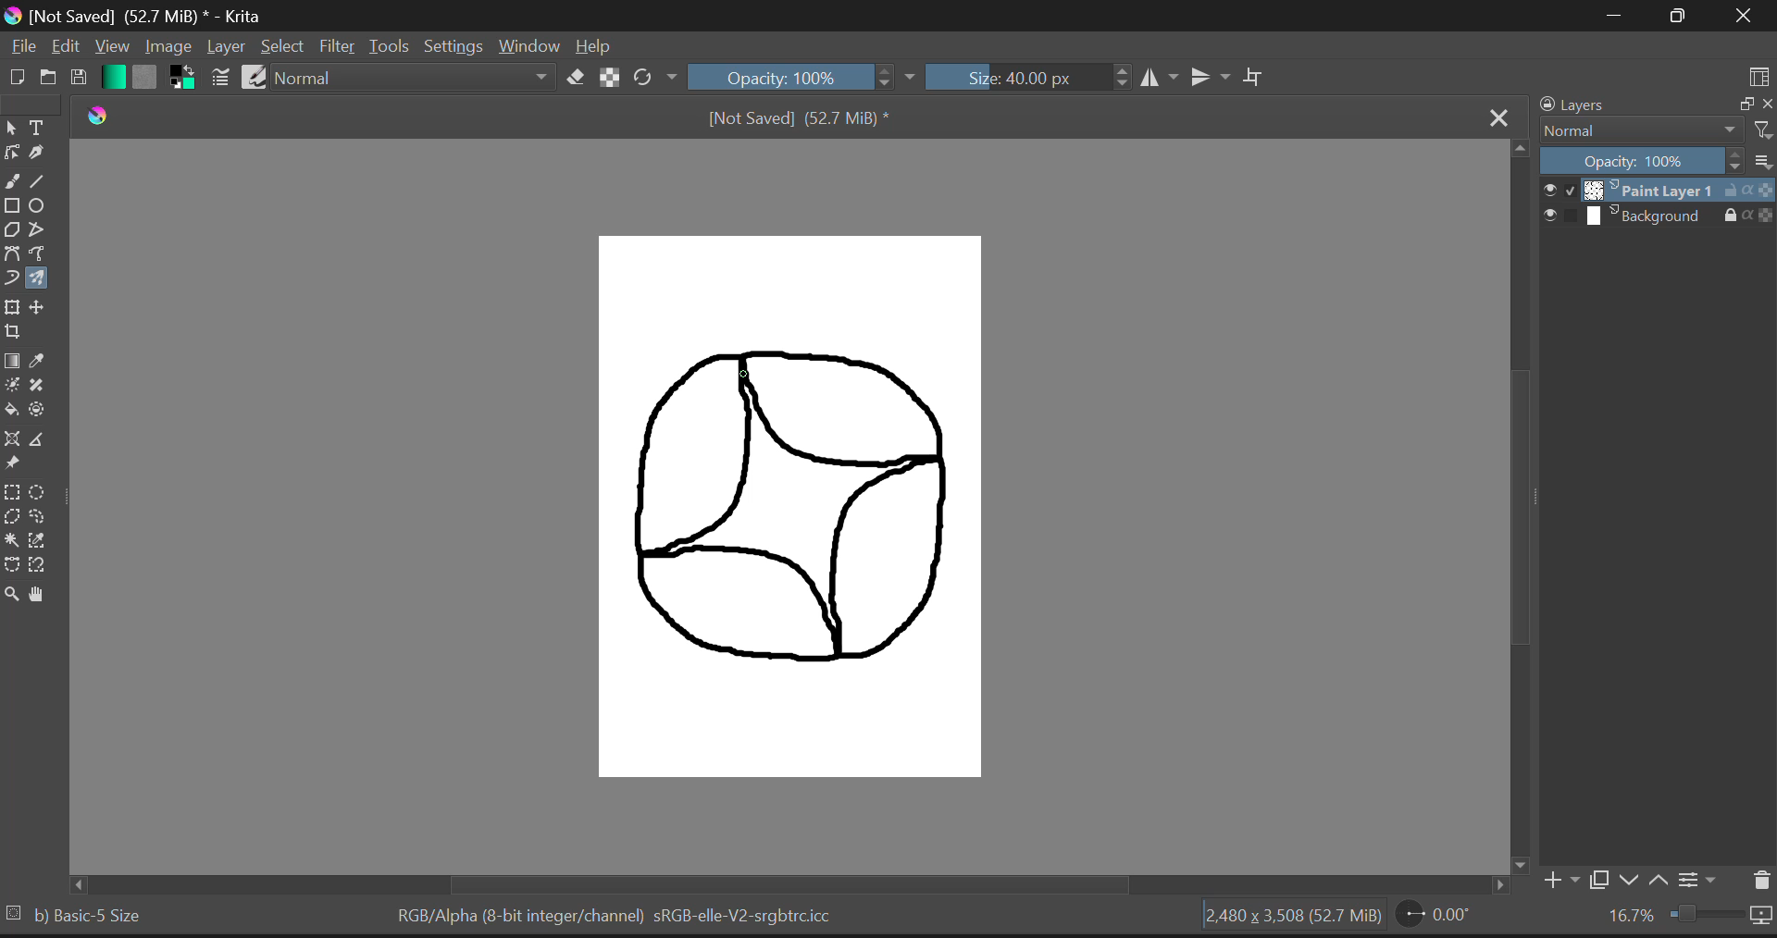  What do you see at coordinates (40, 252) in the screenshot?
I see `Freehand Path Tool` at bounding box center [40, 252].